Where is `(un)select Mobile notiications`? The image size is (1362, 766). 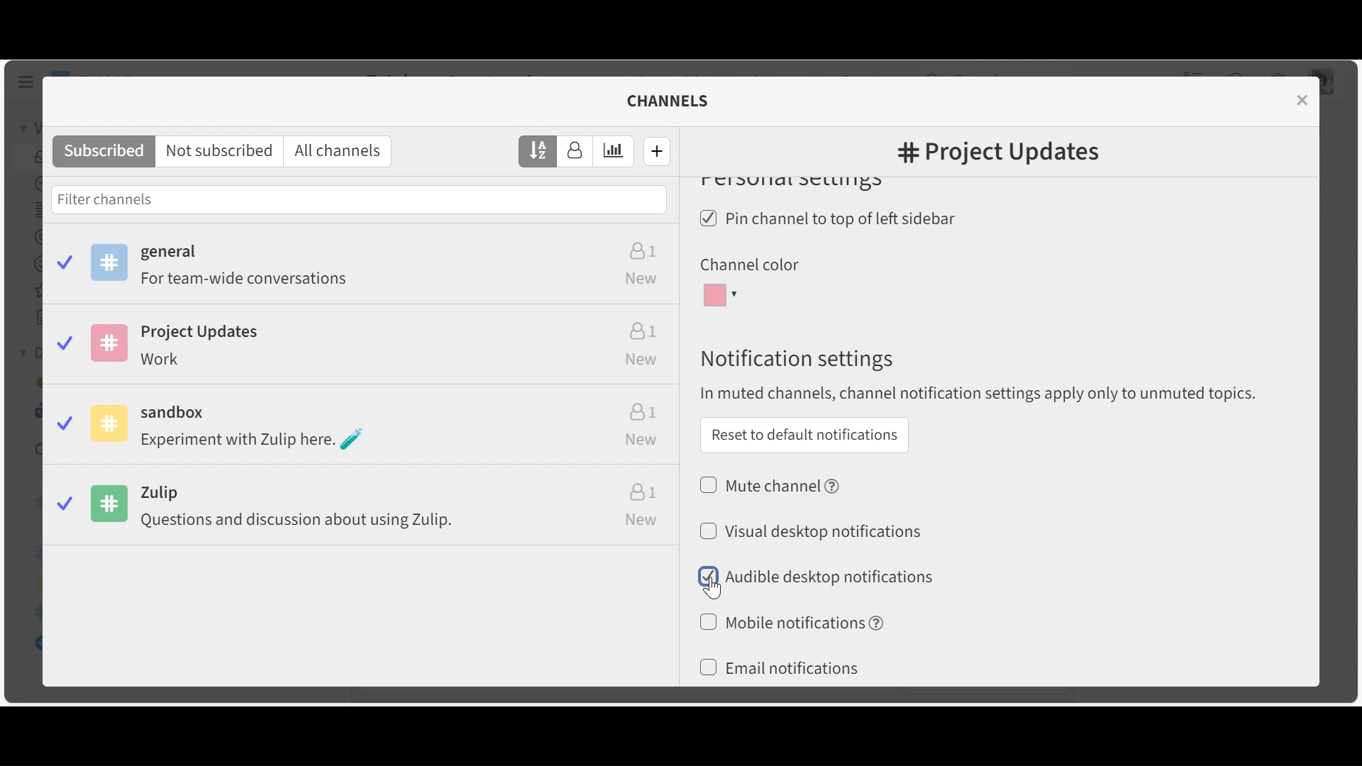
(un)select Mobile notiications is located at coordinates (790, 622).